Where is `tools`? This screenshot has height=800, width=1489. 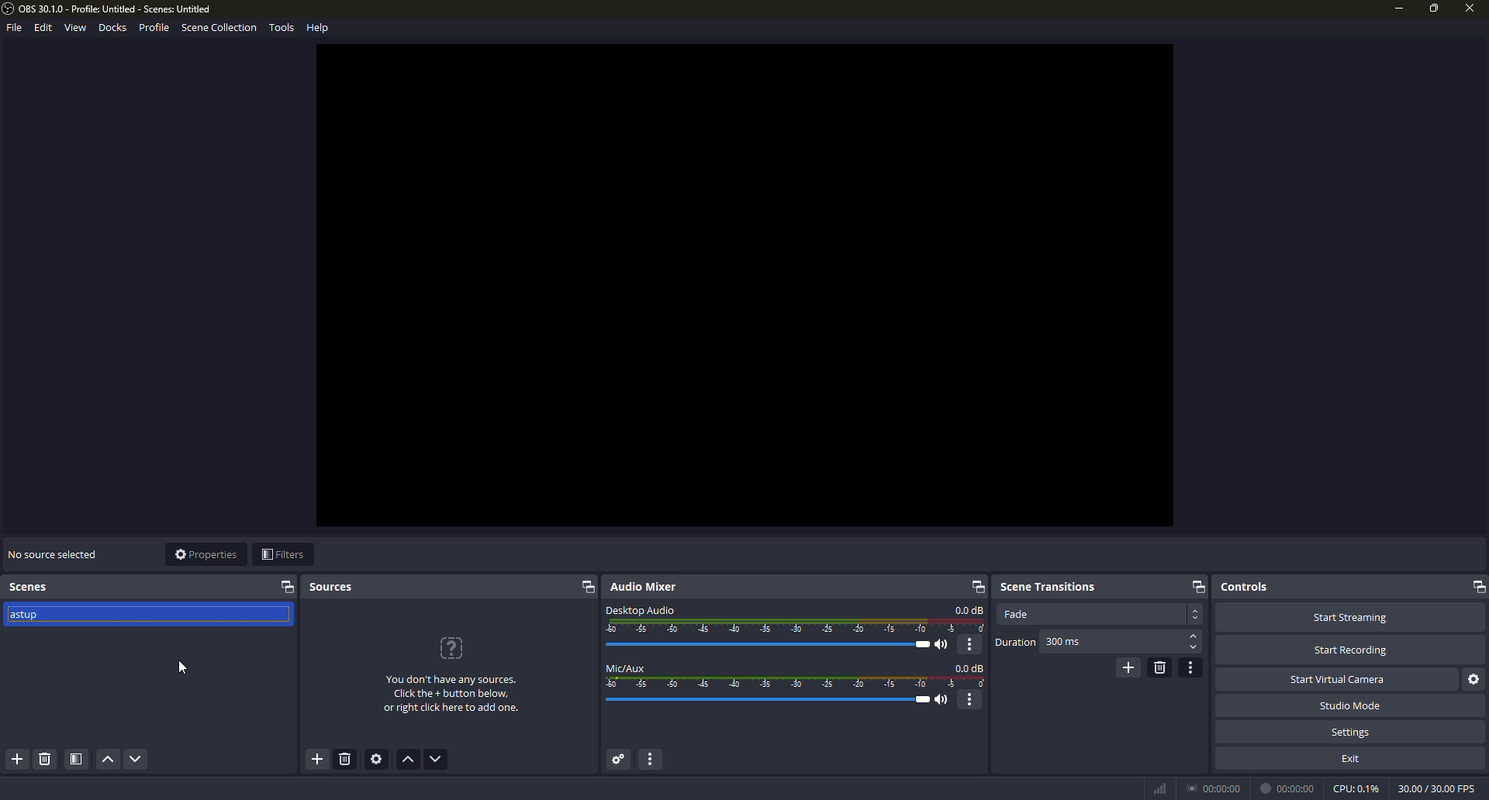
tools is located at coordinates (282, 29).